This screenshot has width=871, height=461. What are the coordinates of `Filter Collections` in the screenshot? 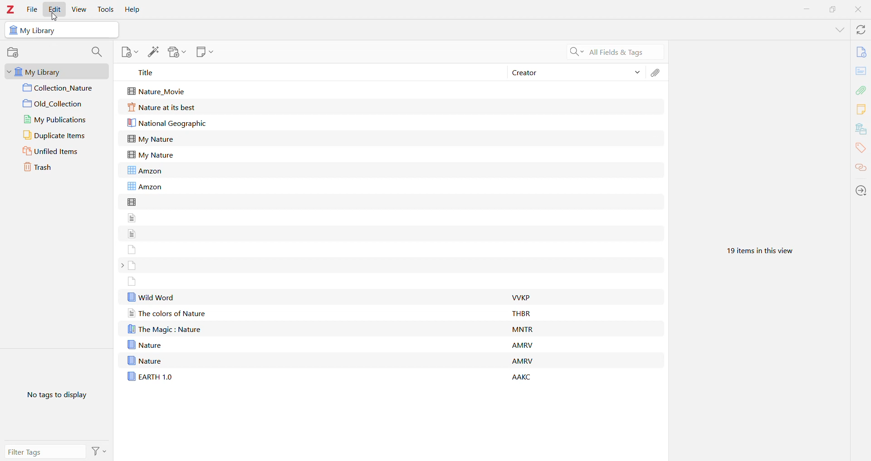 It's located at (96, 53).